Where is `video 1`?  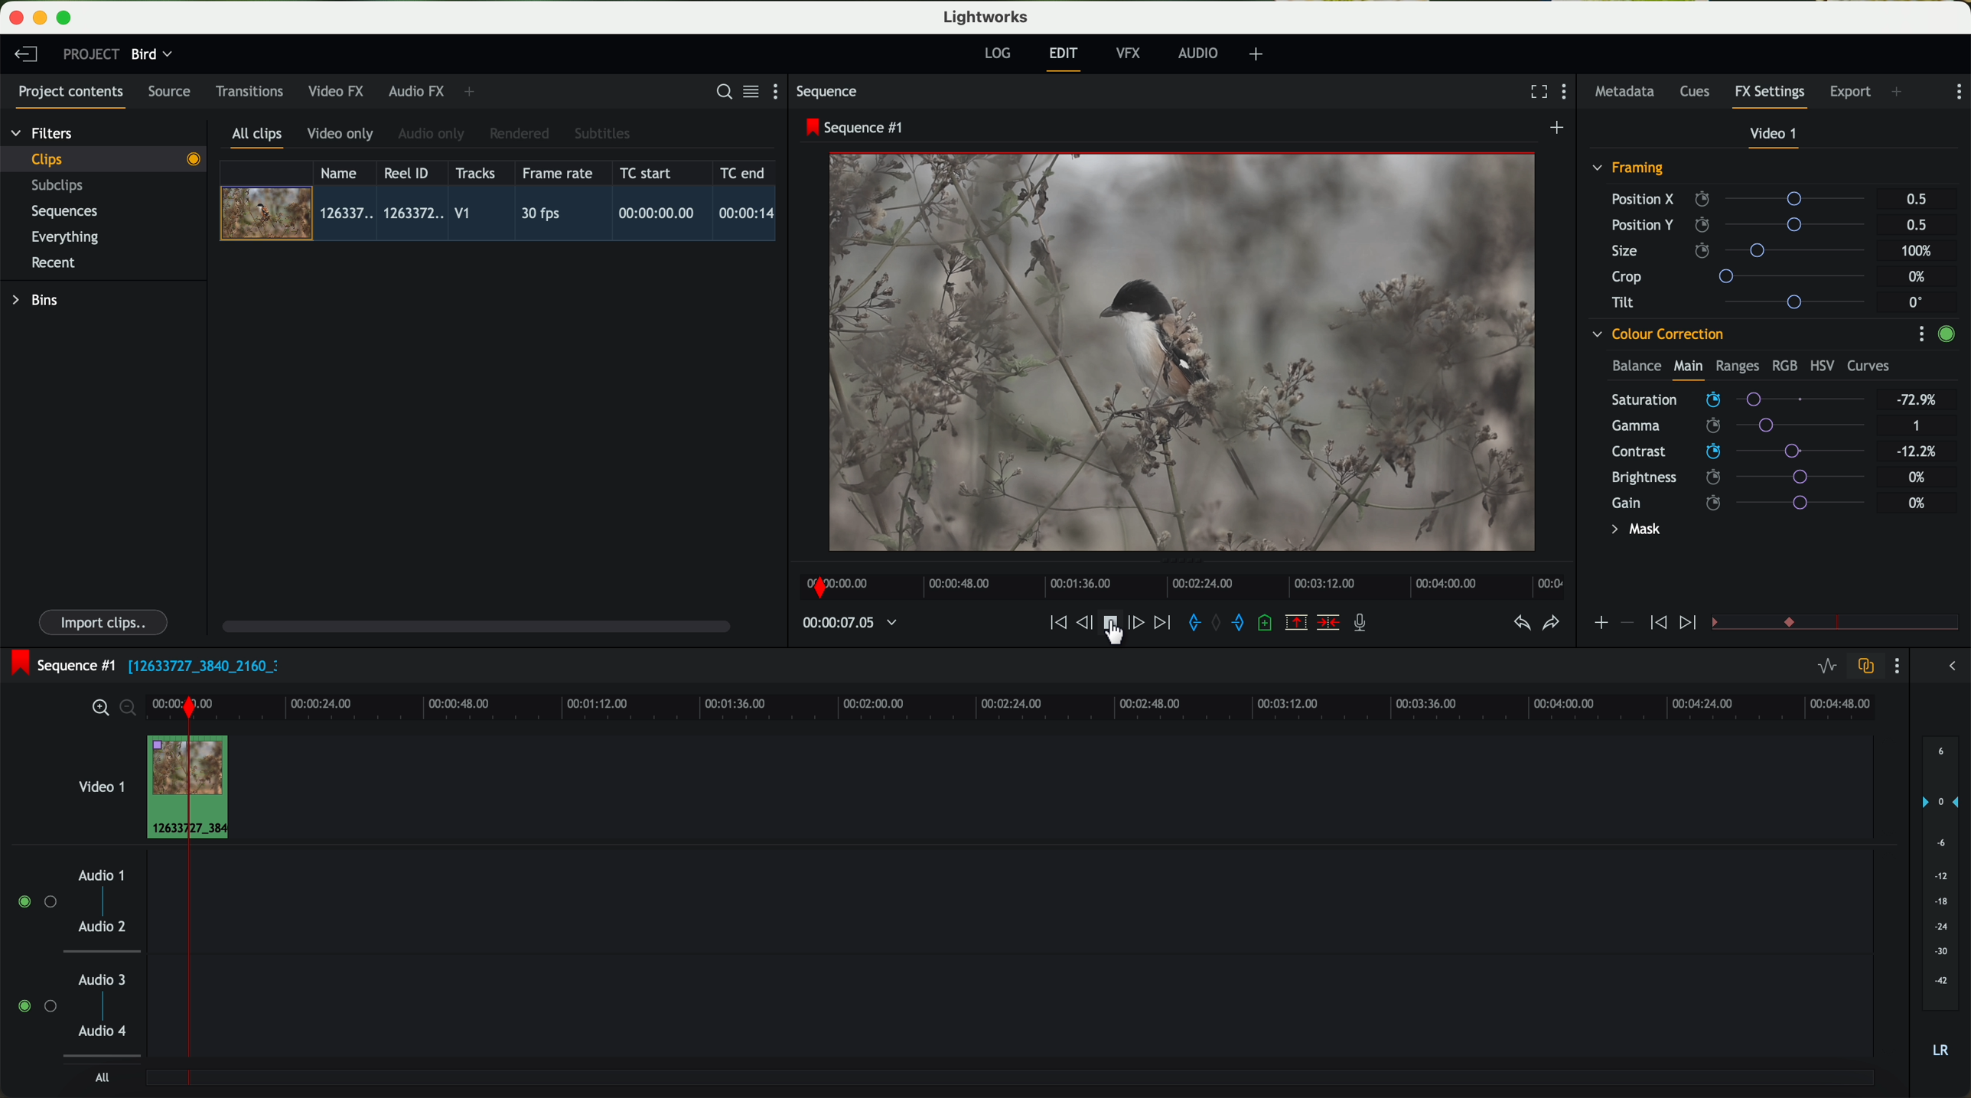 video 1 is located at coordinates (1775, 137).